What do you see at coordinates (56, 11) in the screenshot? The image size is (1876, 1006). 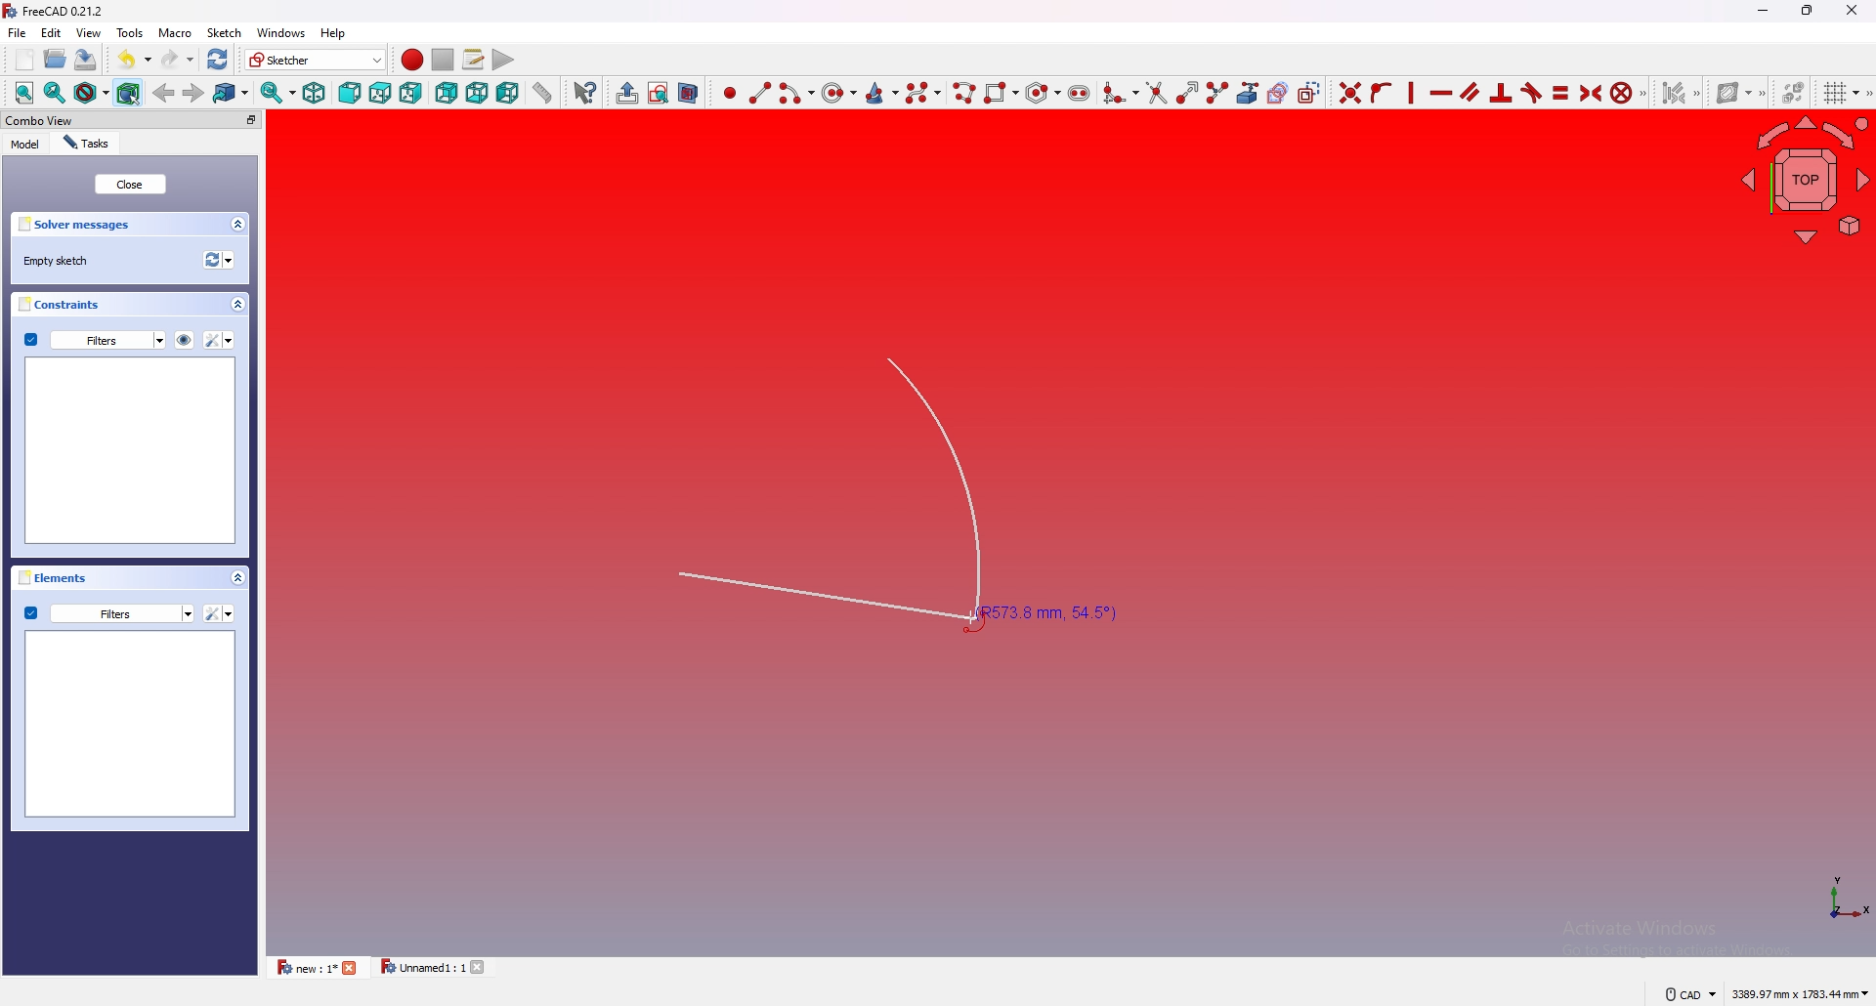 I see `FreeCAD 0.21.2` at bounding box center [56, 11].